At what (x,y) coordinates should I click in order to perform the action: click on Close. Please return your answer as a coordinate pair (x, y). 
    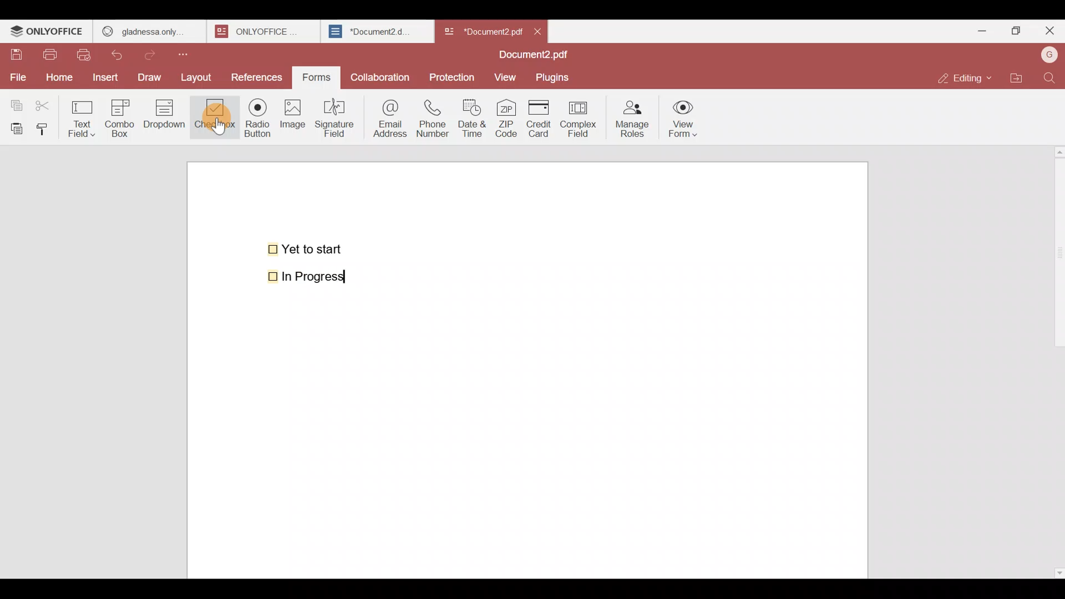
    Looking at the image, I should click on (542, 31).